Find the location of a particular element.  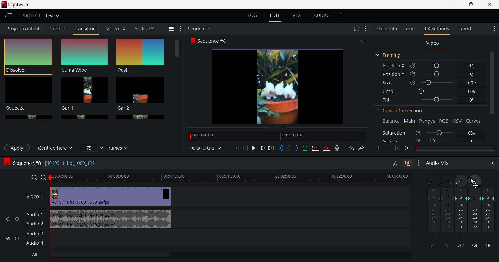

Frame Time is located at coordinates (205, 149).